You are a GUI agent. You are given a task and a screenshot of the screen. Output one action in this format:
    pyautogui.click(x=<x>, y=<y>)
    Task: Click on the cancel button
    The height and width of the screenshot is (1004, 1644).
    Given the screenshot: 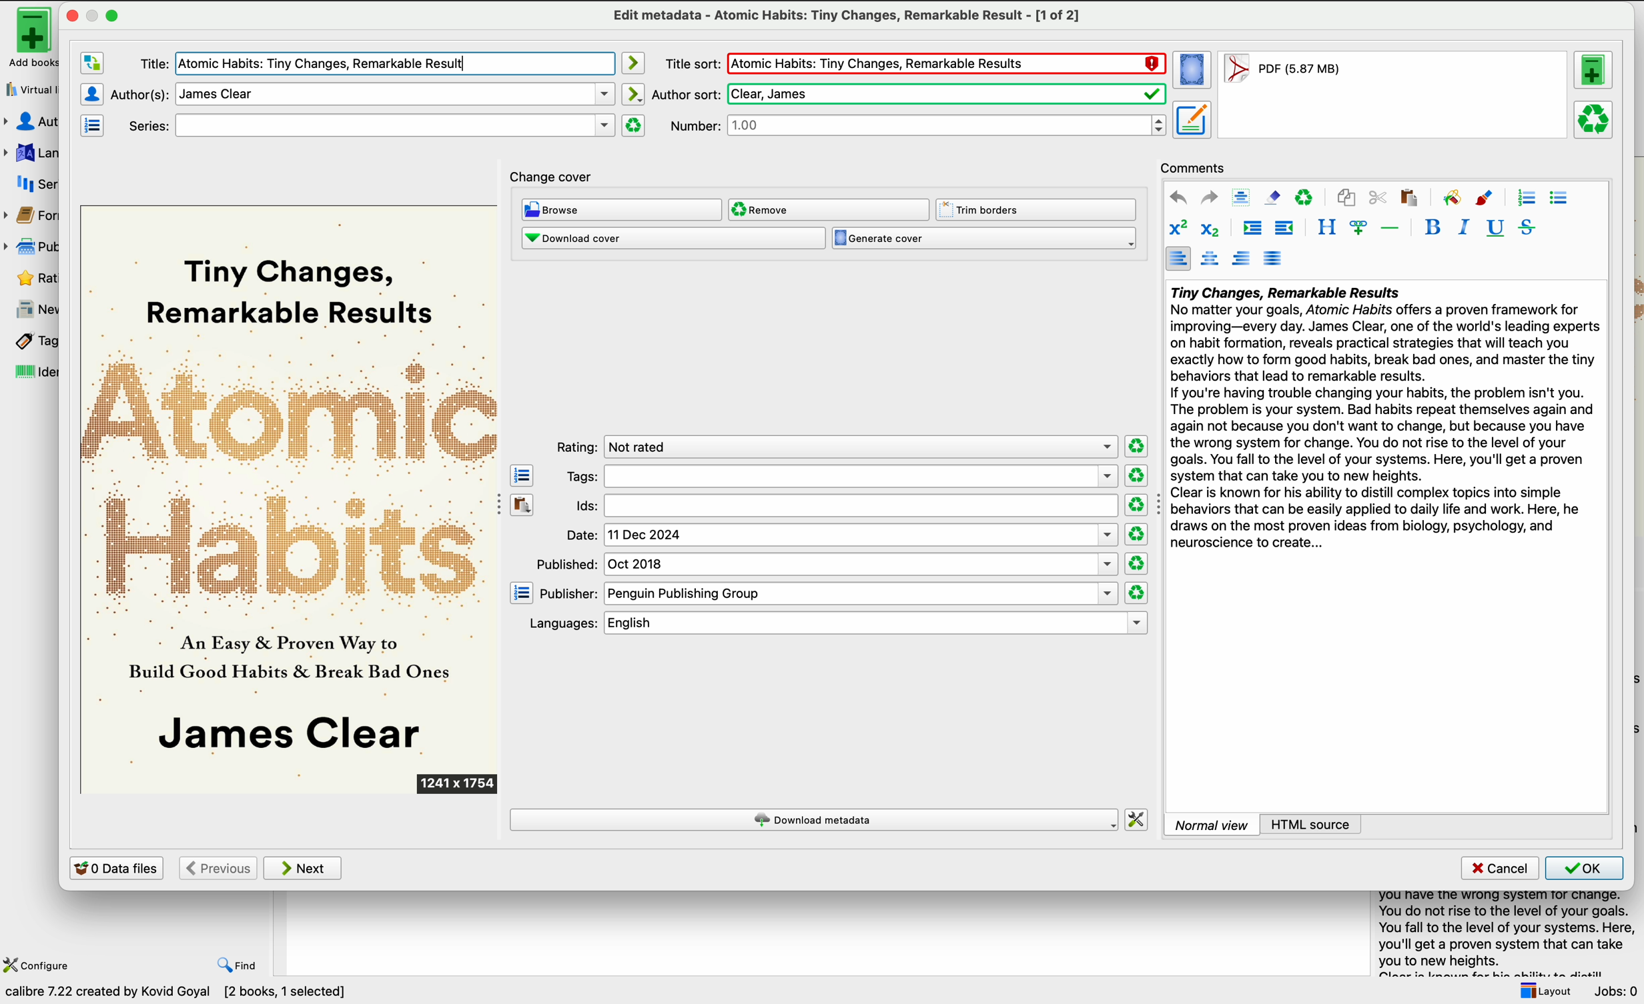 What is the action you would take?
    pyautogui.click(x=1498, y=869)
    